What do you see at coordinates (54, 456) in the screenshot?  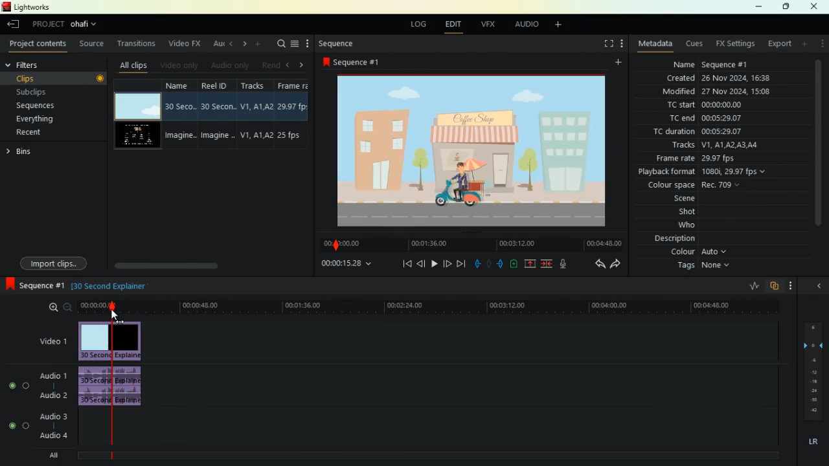 I see `All` at bounding box center [54, 456].